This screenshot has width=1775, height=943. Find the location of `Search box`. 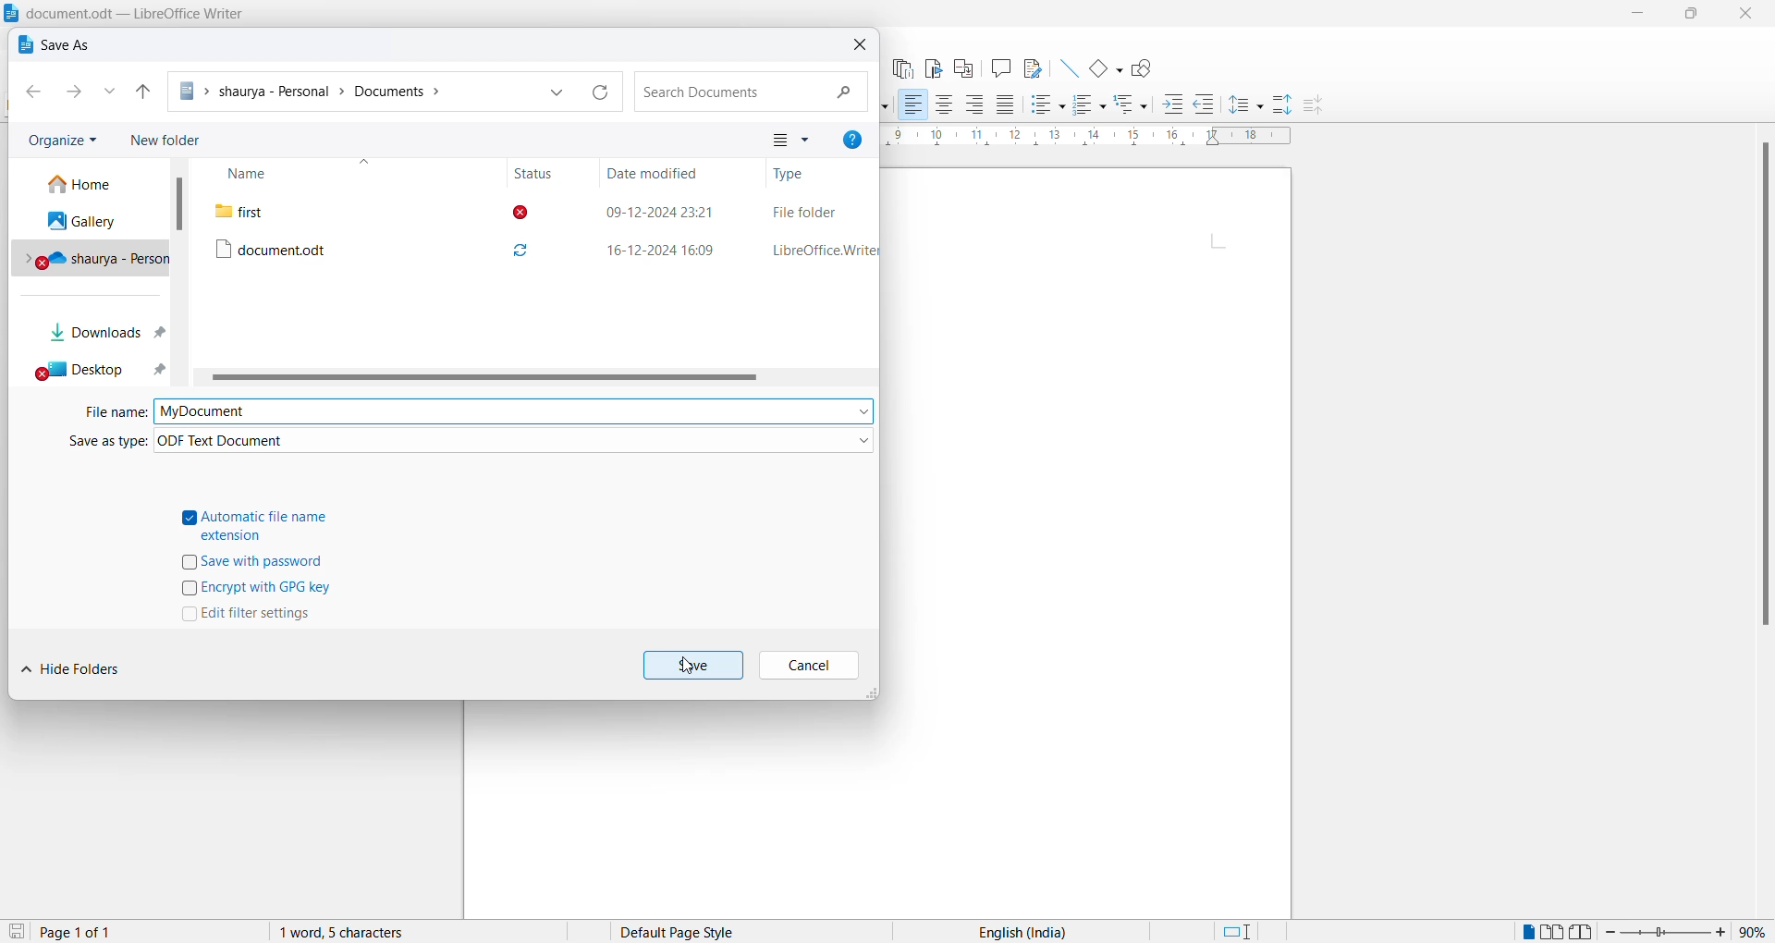

Search box is located at coordinates (751, 92).